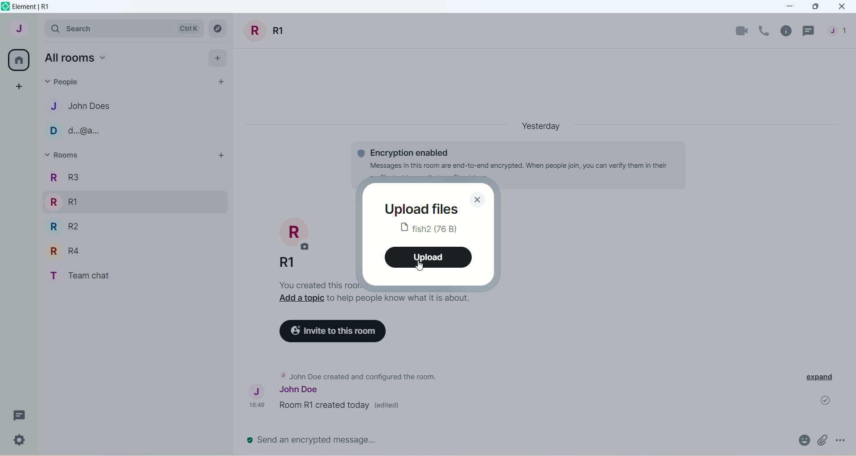  I want to click on close, so click(842, 7).